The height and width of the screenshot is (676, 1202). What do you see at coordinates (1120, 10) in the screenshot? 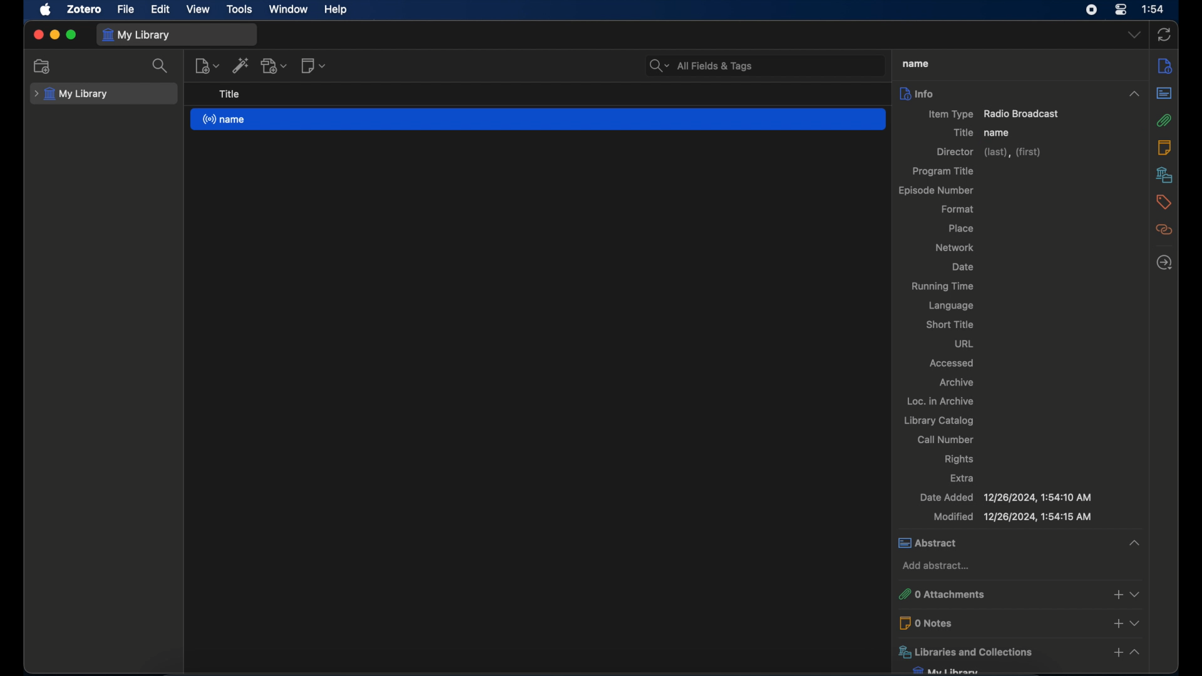
I see `control center` at bounding box center [1120, 10].